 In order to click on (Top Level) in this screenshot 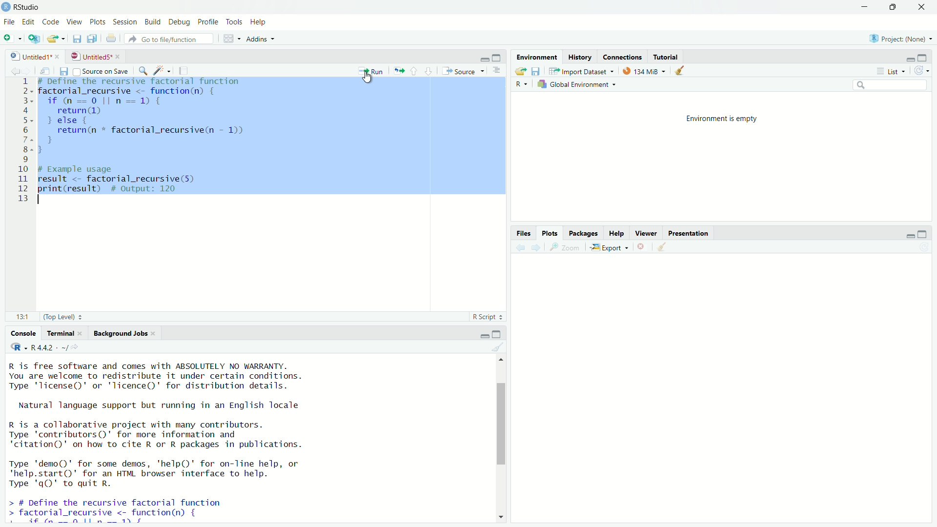, I will do `click(63, 317)`.